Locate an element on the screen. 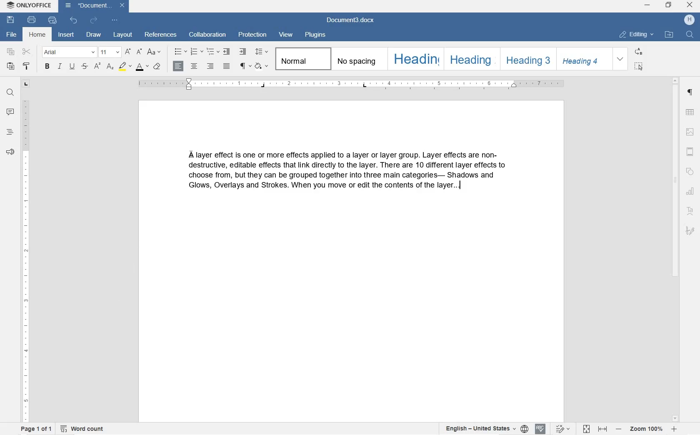 The width and height of the screenshot is (700, 435). FIND is located at coordinates (11, 93).